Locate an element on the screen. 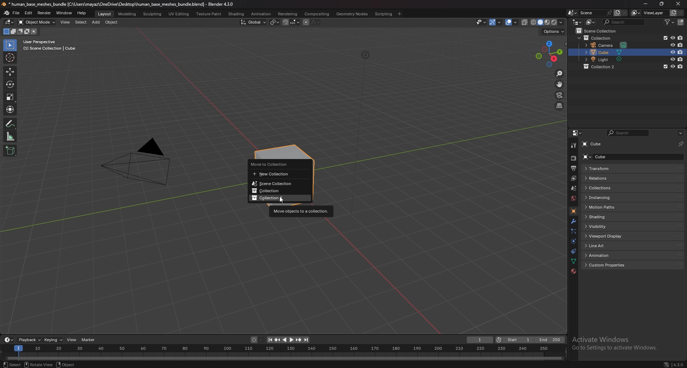 The width and height of the screenshot is (687, 368). scene is located at coordinates (574, 188).